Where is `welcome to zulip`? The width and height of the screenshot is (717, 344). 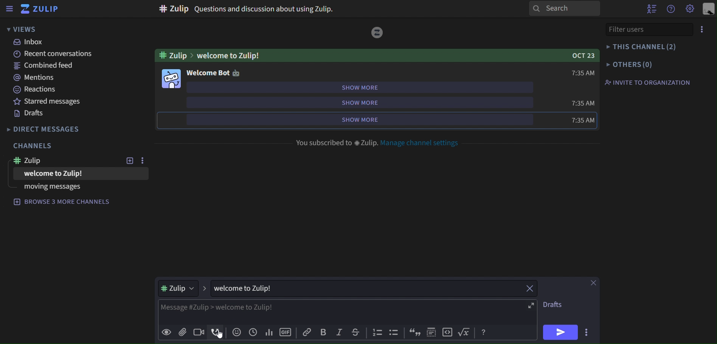
welcome to zulip is located at coordinates (247, 288).